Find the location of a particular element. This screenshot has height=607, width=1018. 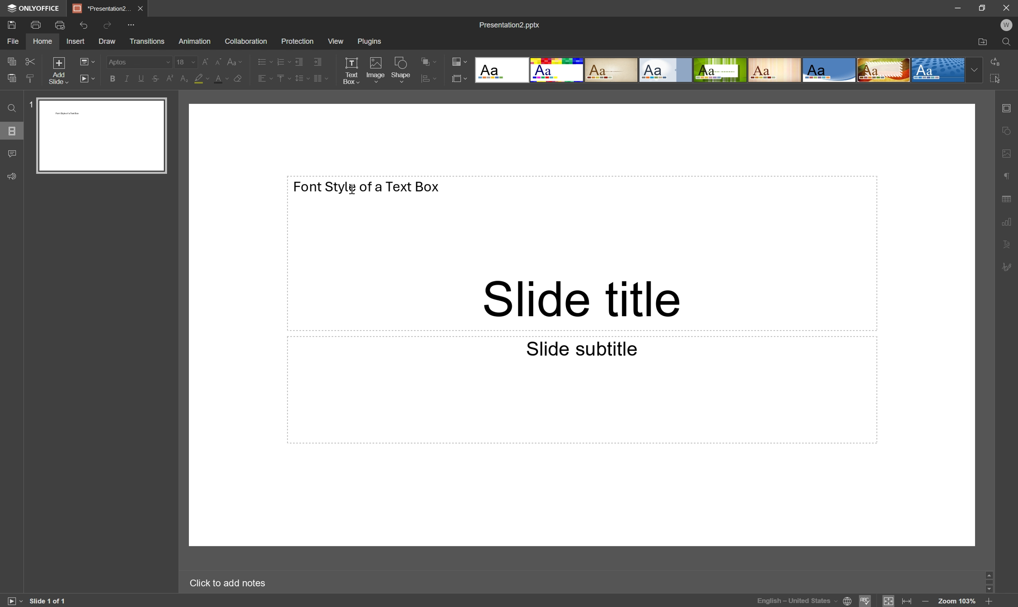

Clear style is located at coordinates (240, 79).